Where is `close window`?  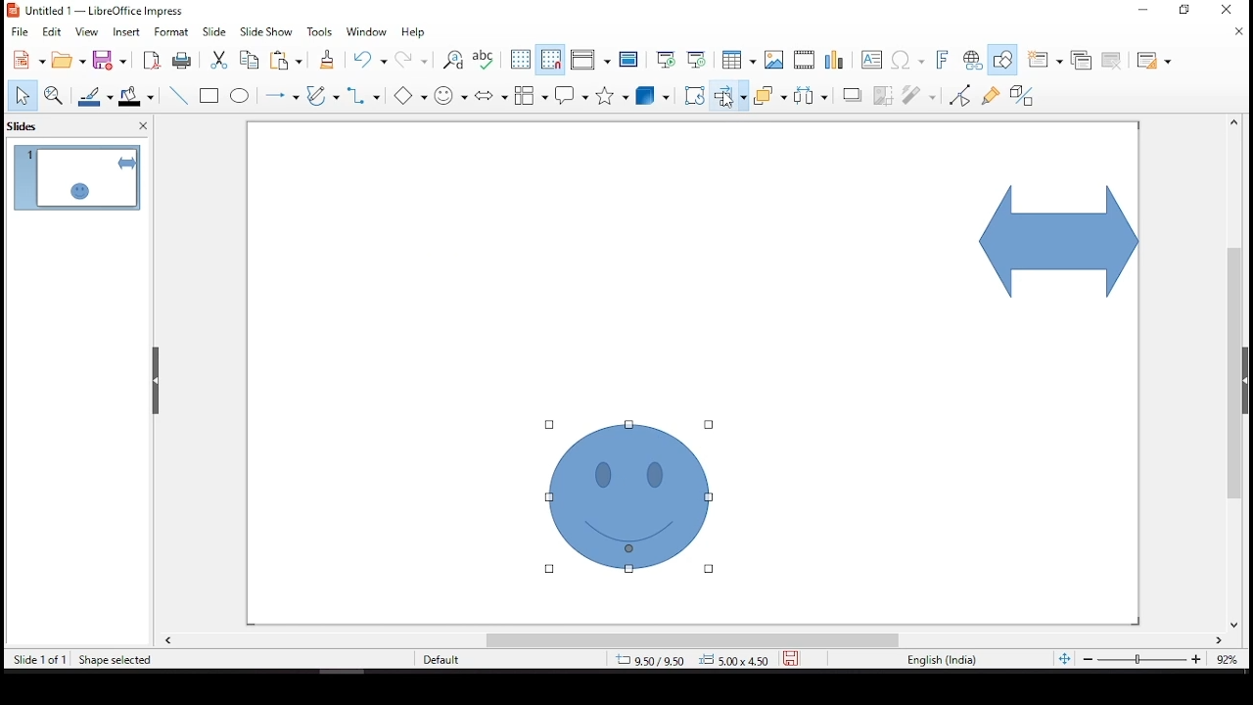
close window is located at coordinates (1230, 9).